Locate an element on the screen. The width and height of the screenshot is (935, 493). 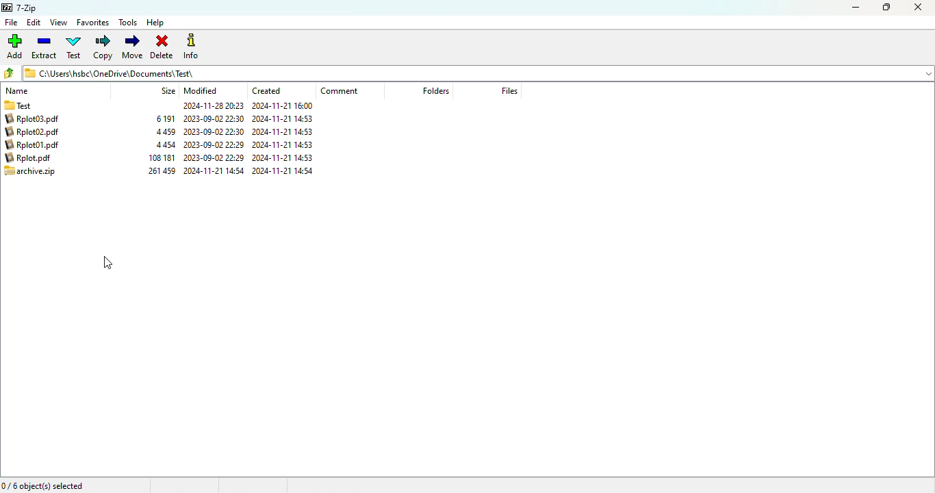
view is located at coordinates (58, 22).